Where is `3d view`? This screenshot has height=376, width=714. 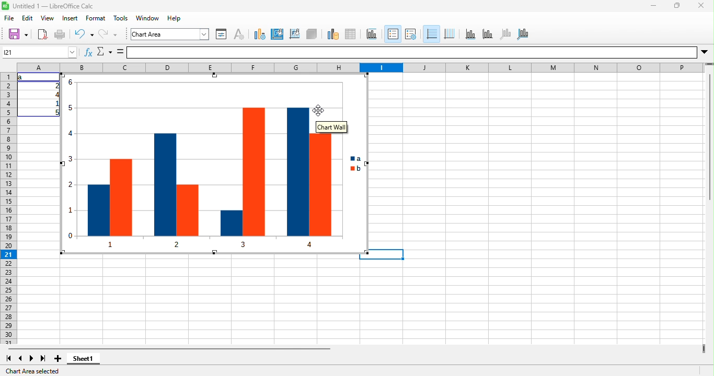
3d view is located at coordinates (312, 35).